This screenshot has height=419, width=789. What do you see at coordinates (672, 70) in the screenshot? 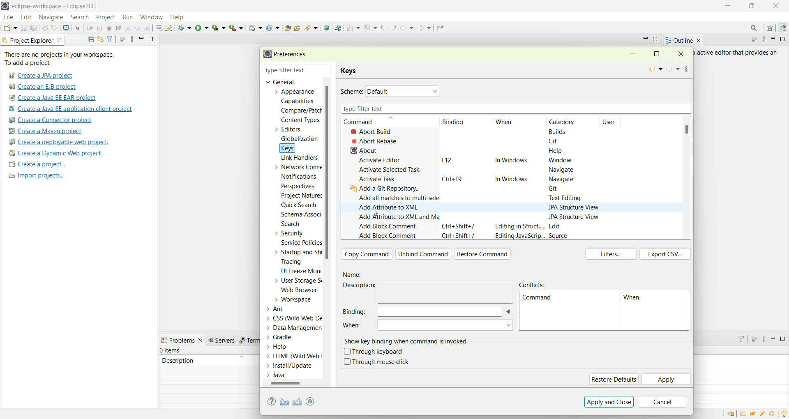
I see `forward` at bounding box center [672, 70].